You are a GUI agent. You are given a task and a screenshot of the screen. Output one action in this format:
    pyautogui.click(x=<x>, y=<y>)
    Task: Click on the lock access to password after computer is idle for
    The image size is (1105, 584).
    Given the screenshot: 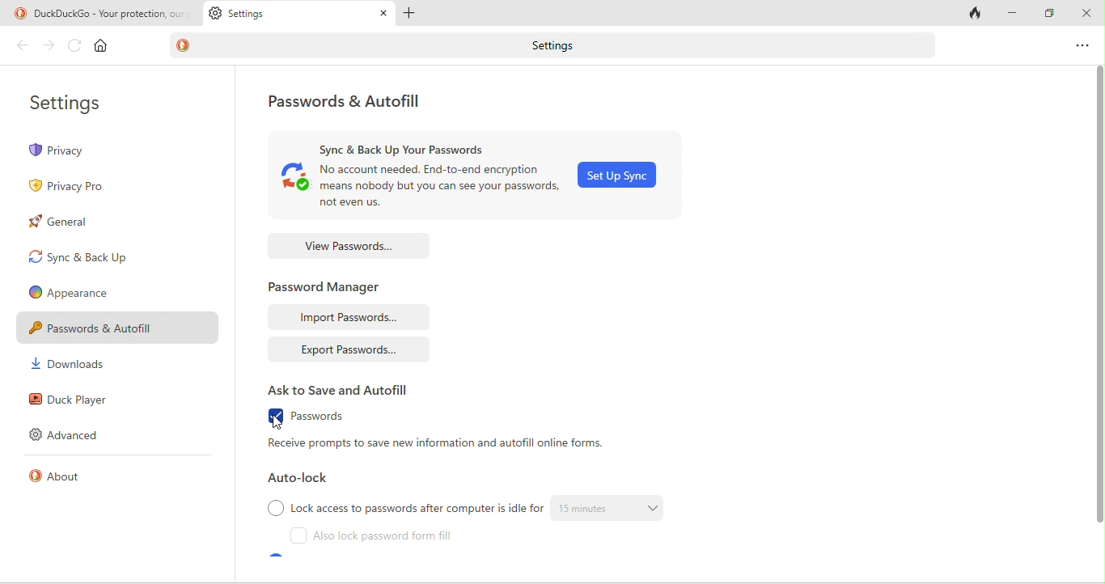 What is the action you would take?
    pyautogui.click(x=417, y=508)
    